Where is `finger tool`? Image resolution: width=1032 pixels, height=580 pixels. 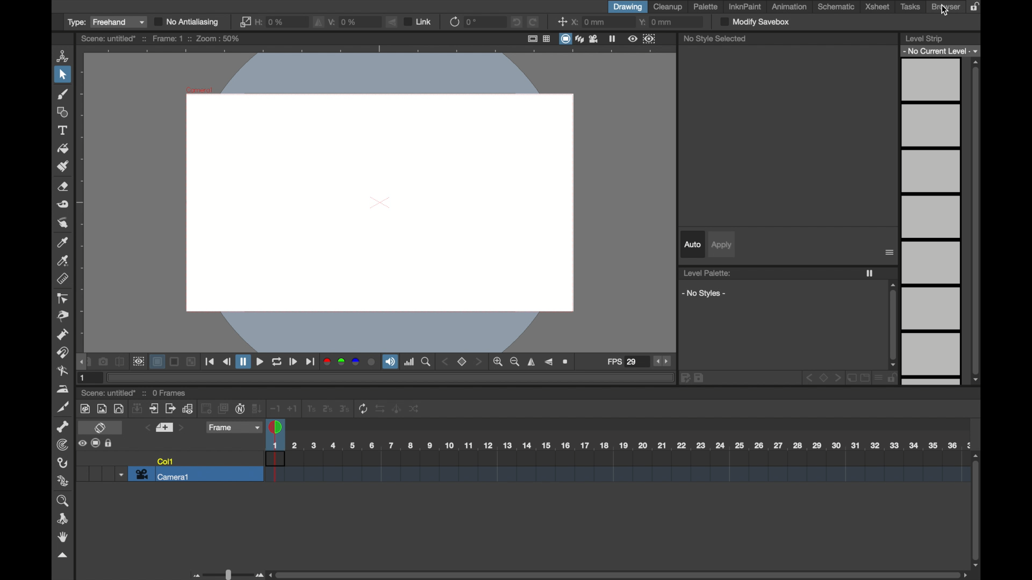 finger tool is located at coordinates (63, 222).